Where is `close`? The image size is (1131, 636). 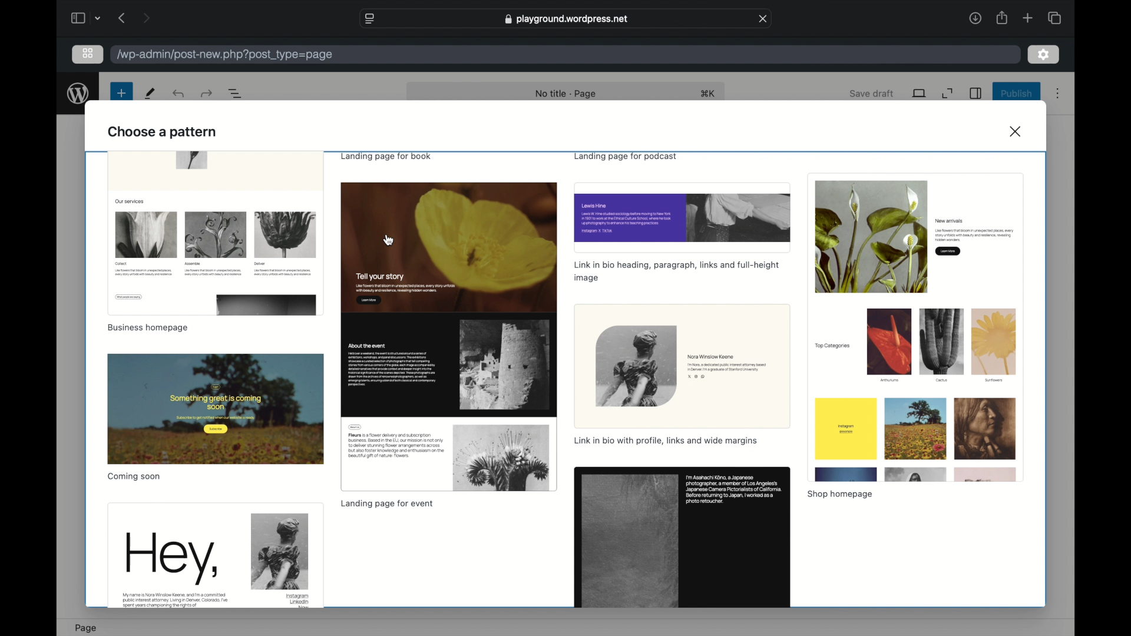
close is located at coordinates (763, 19).